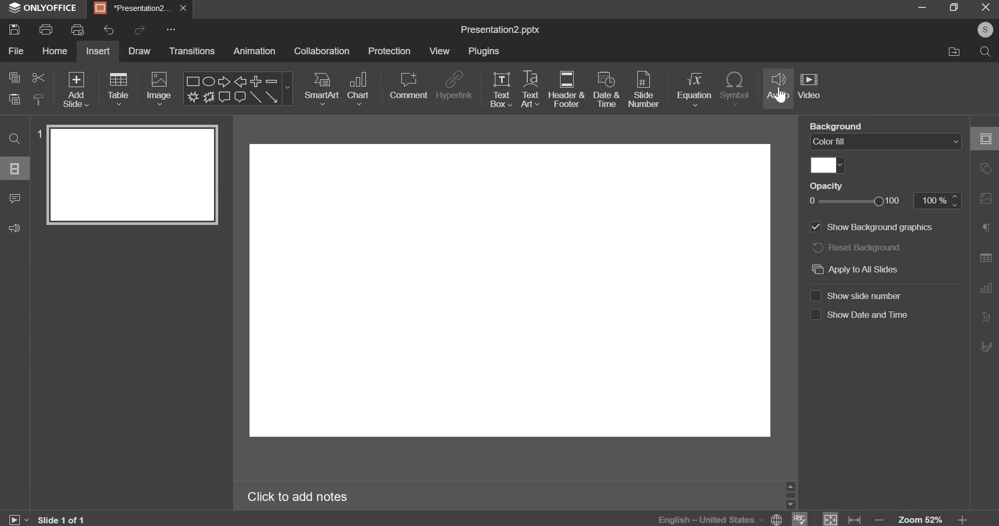 The height and width of the screenshot is (526, 999). What do you see at coordinates (985, 288) in the screenshot?
I see `chart settings` at bounding box center [985, 288].